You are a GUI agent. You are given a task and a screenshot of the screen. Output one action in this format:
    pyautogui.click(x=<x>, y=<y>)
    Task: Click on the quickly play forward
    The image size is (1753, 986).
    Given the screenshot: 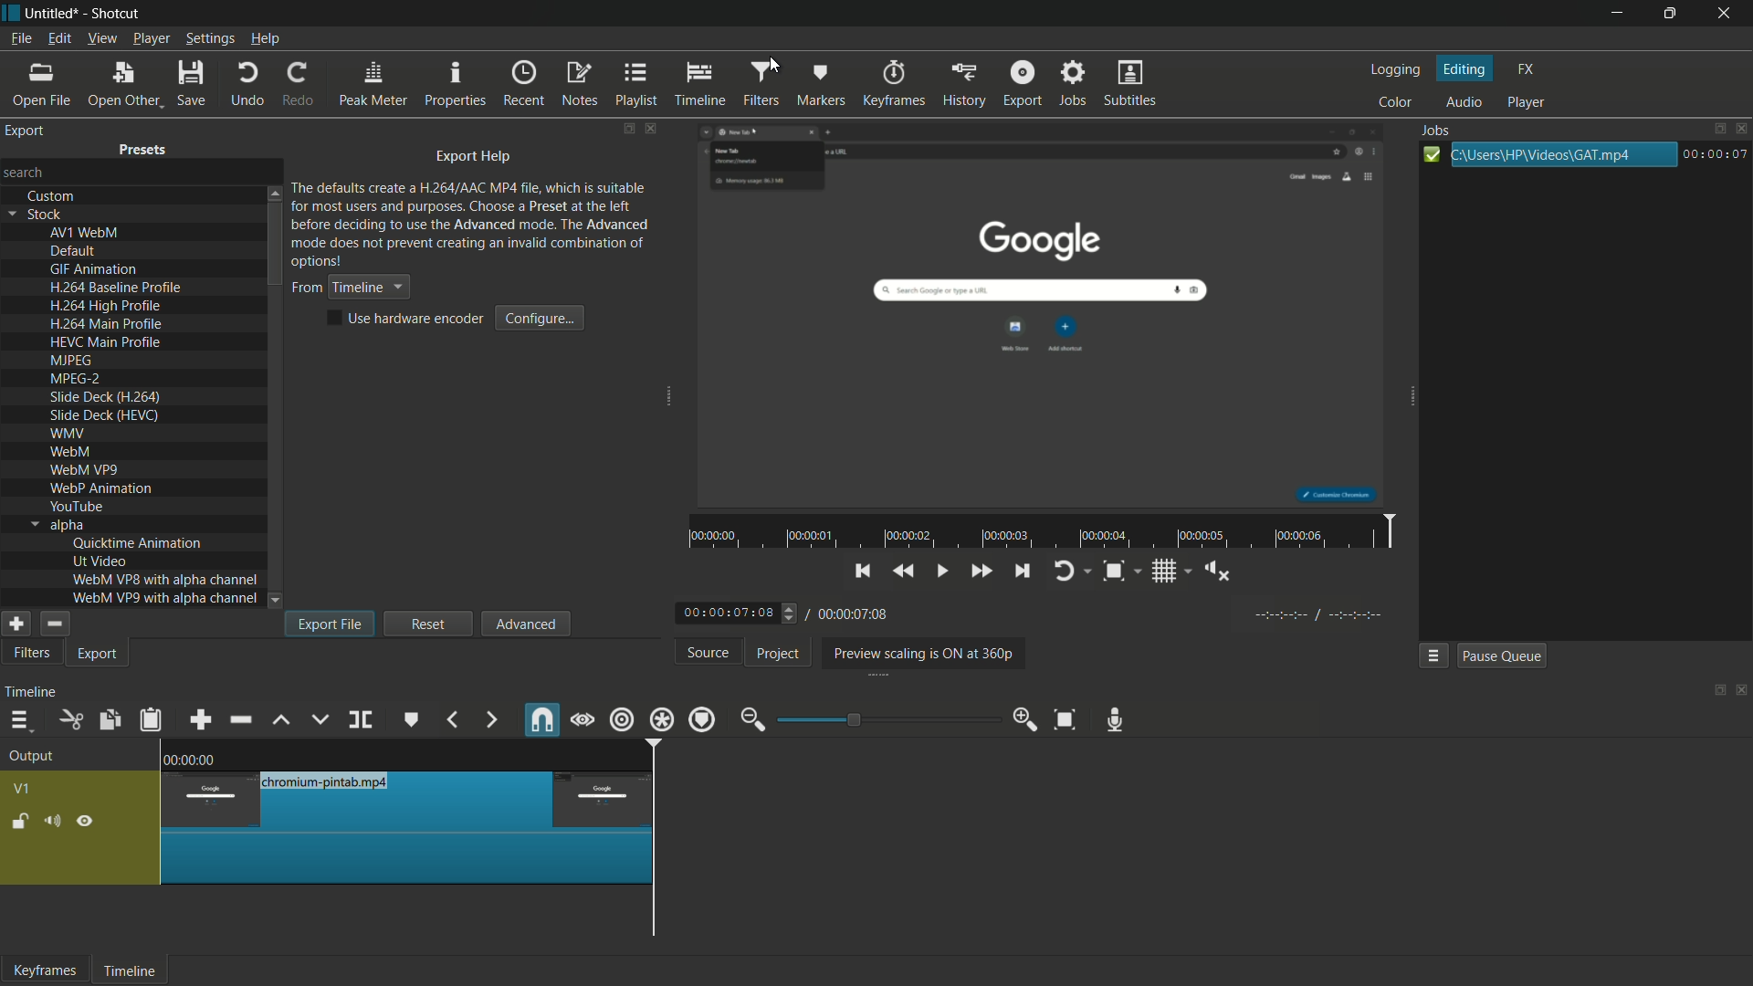 What is the action you would take?
    pyautogui.click(x=979, y=570)
    